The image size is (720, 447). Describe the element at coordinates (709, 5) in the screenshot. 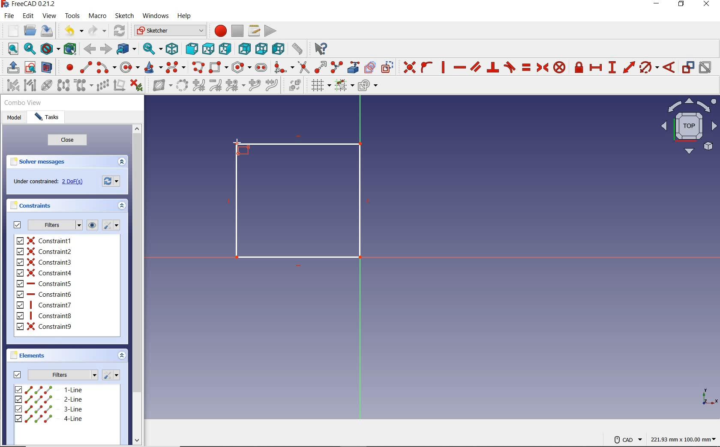

I see `close` at that location.